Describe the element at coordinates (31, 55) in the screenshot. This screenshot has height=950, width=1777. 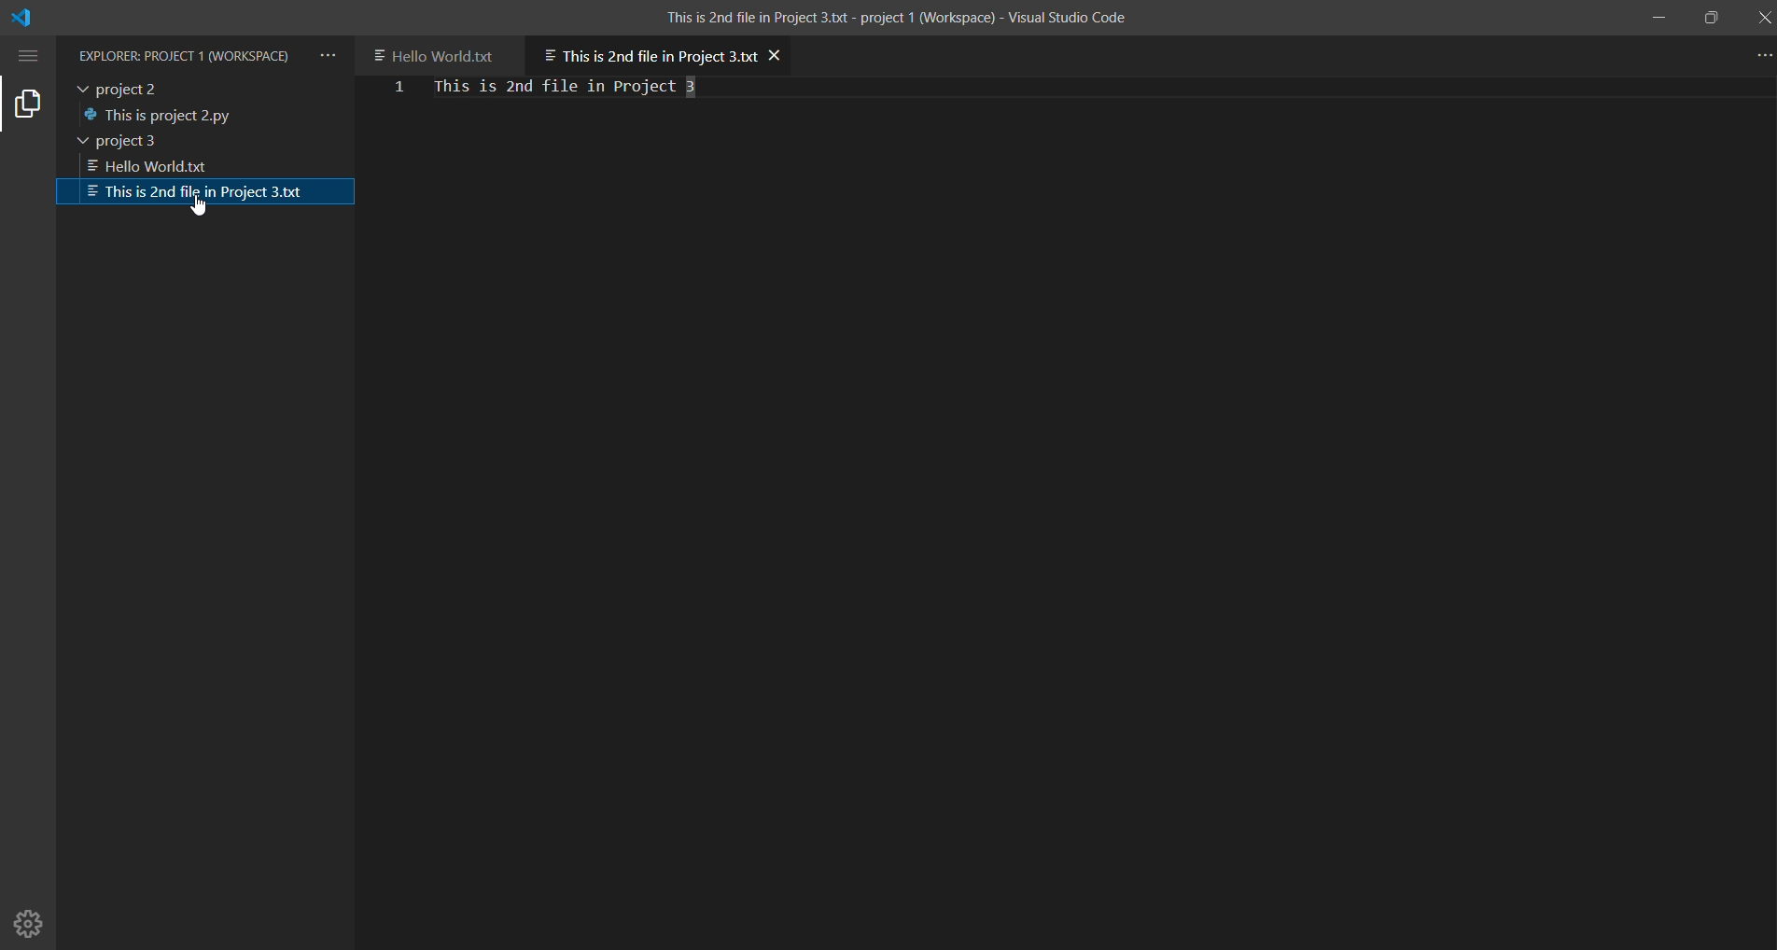
I see `menu options` at that location.